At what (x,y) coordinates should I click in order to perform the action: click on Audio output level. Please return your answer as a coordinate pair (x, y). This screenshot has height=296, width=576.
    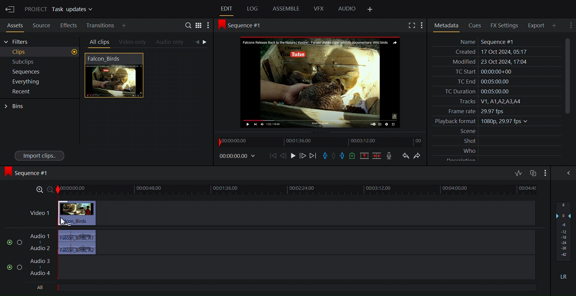
    Looking at the image, I should click on (563, 231).